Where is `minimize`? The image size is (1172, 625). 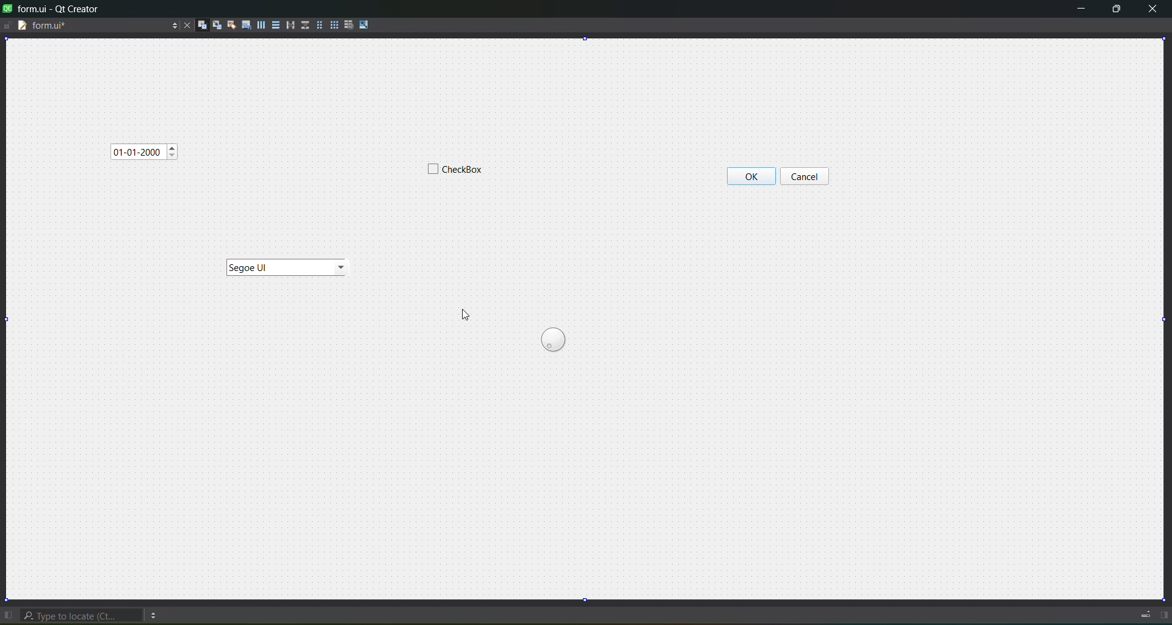 minimize is located at coordinates (1081, 10).